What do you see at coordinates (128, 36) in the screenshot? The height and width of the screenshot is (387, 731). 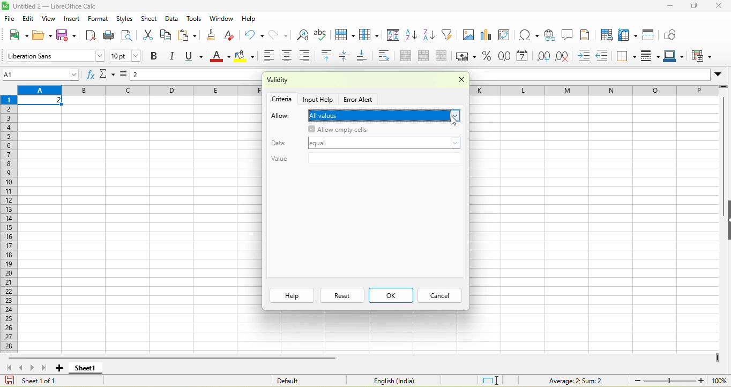 I see `print preview` at bounding box center [128, 36].